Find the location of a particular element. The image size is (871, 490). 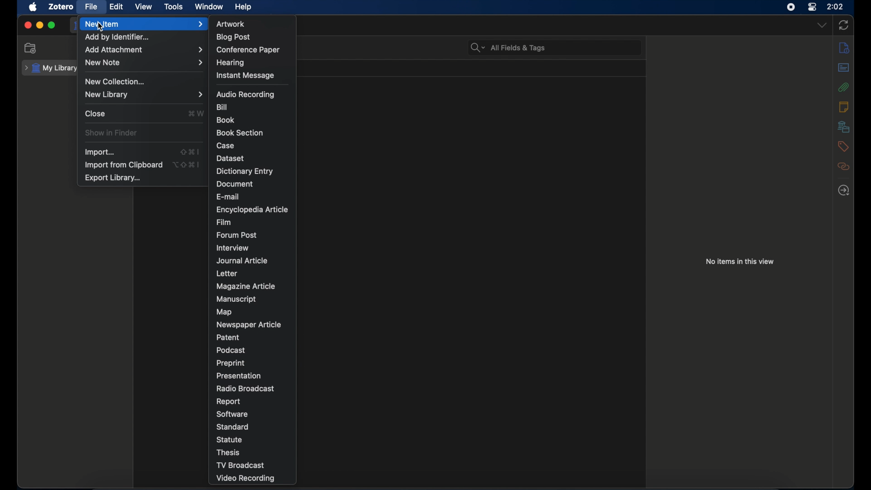

close is located at coordinates (27, 24).